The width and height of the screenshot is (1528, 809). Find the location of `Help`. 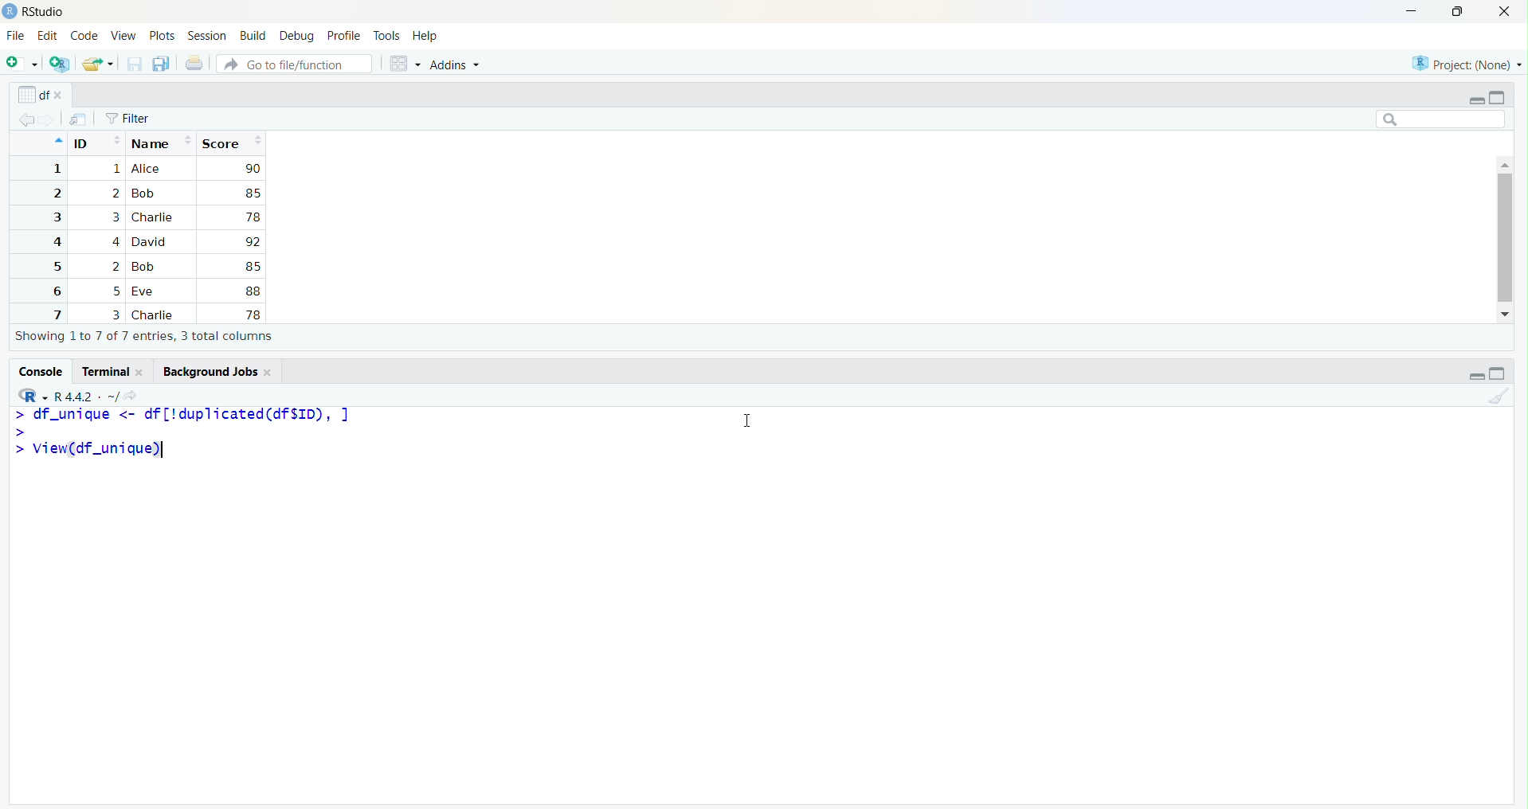

Help is located at coordinates (425, 37).